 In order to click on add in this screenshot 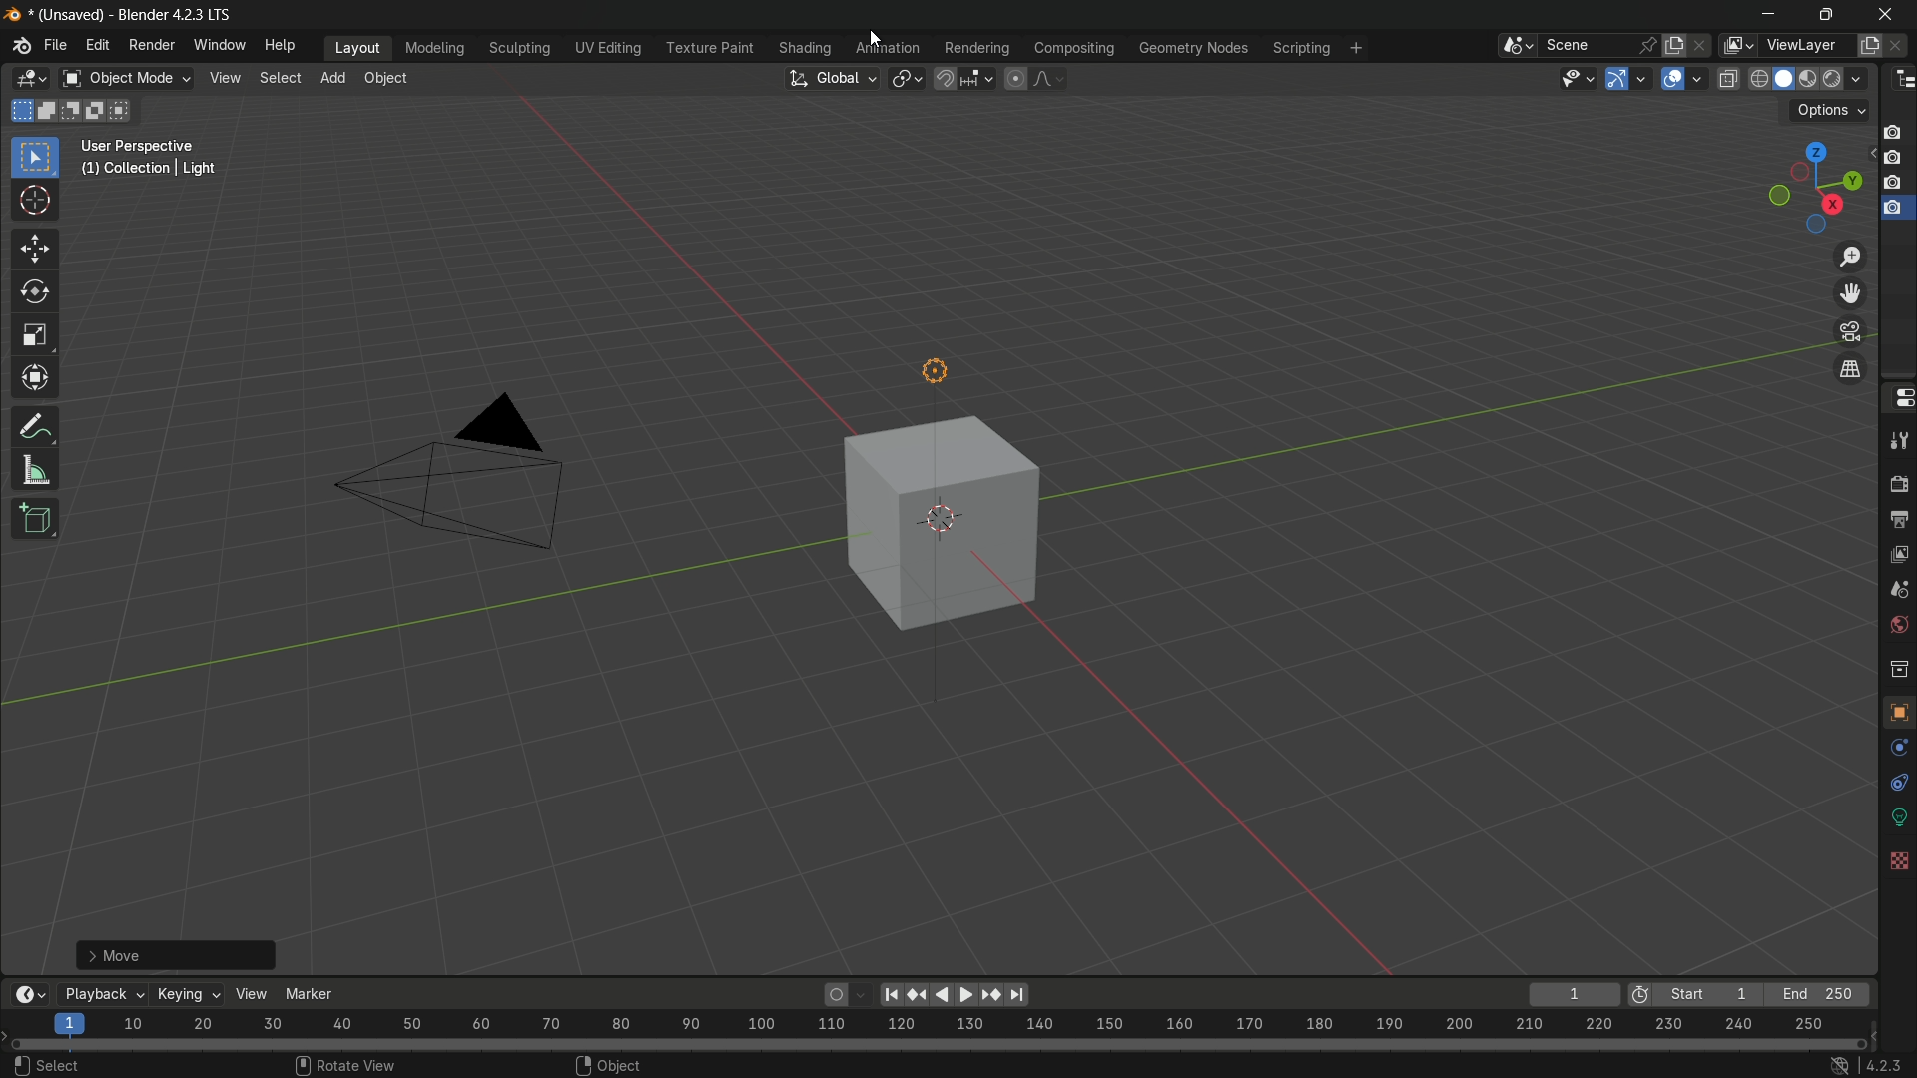, I will do `click(334, 78)`.